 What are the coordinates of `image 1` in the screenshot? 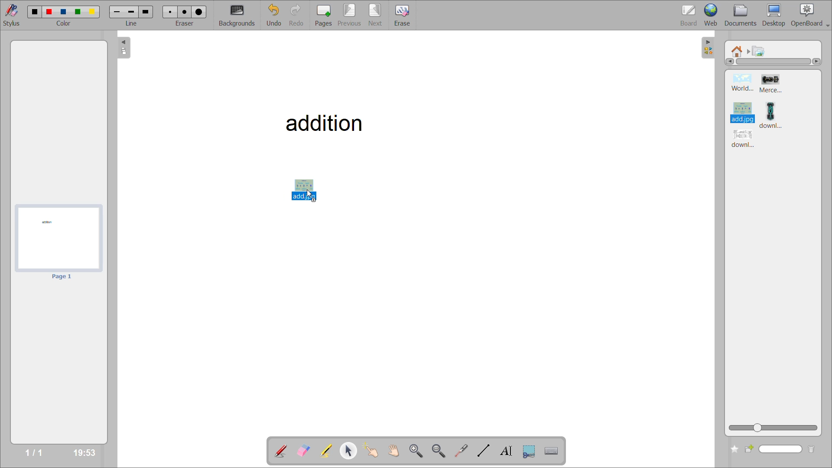 It's located at (743, 83).